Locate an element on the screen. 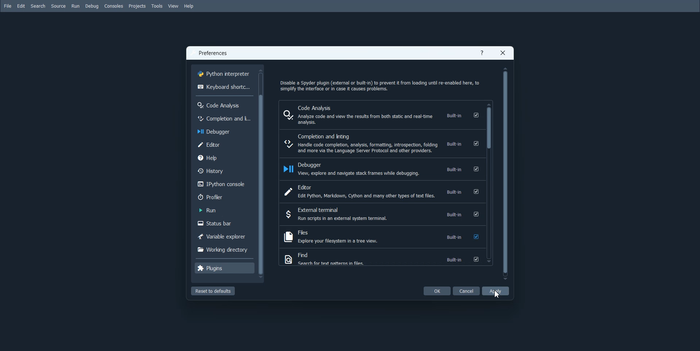 This screenshot has height=351, width=700. Run is located at coordinates (75, 6).